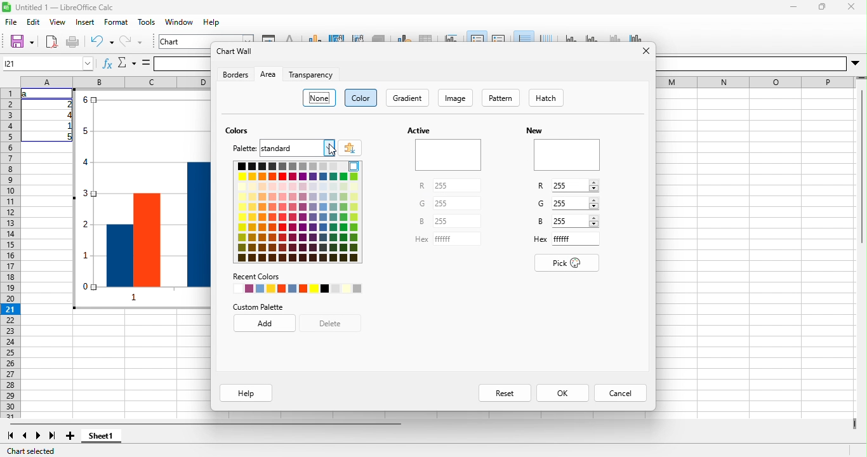 This screenshot has height=457, width=867. I want to click on previous sheet, so click(24, 435).